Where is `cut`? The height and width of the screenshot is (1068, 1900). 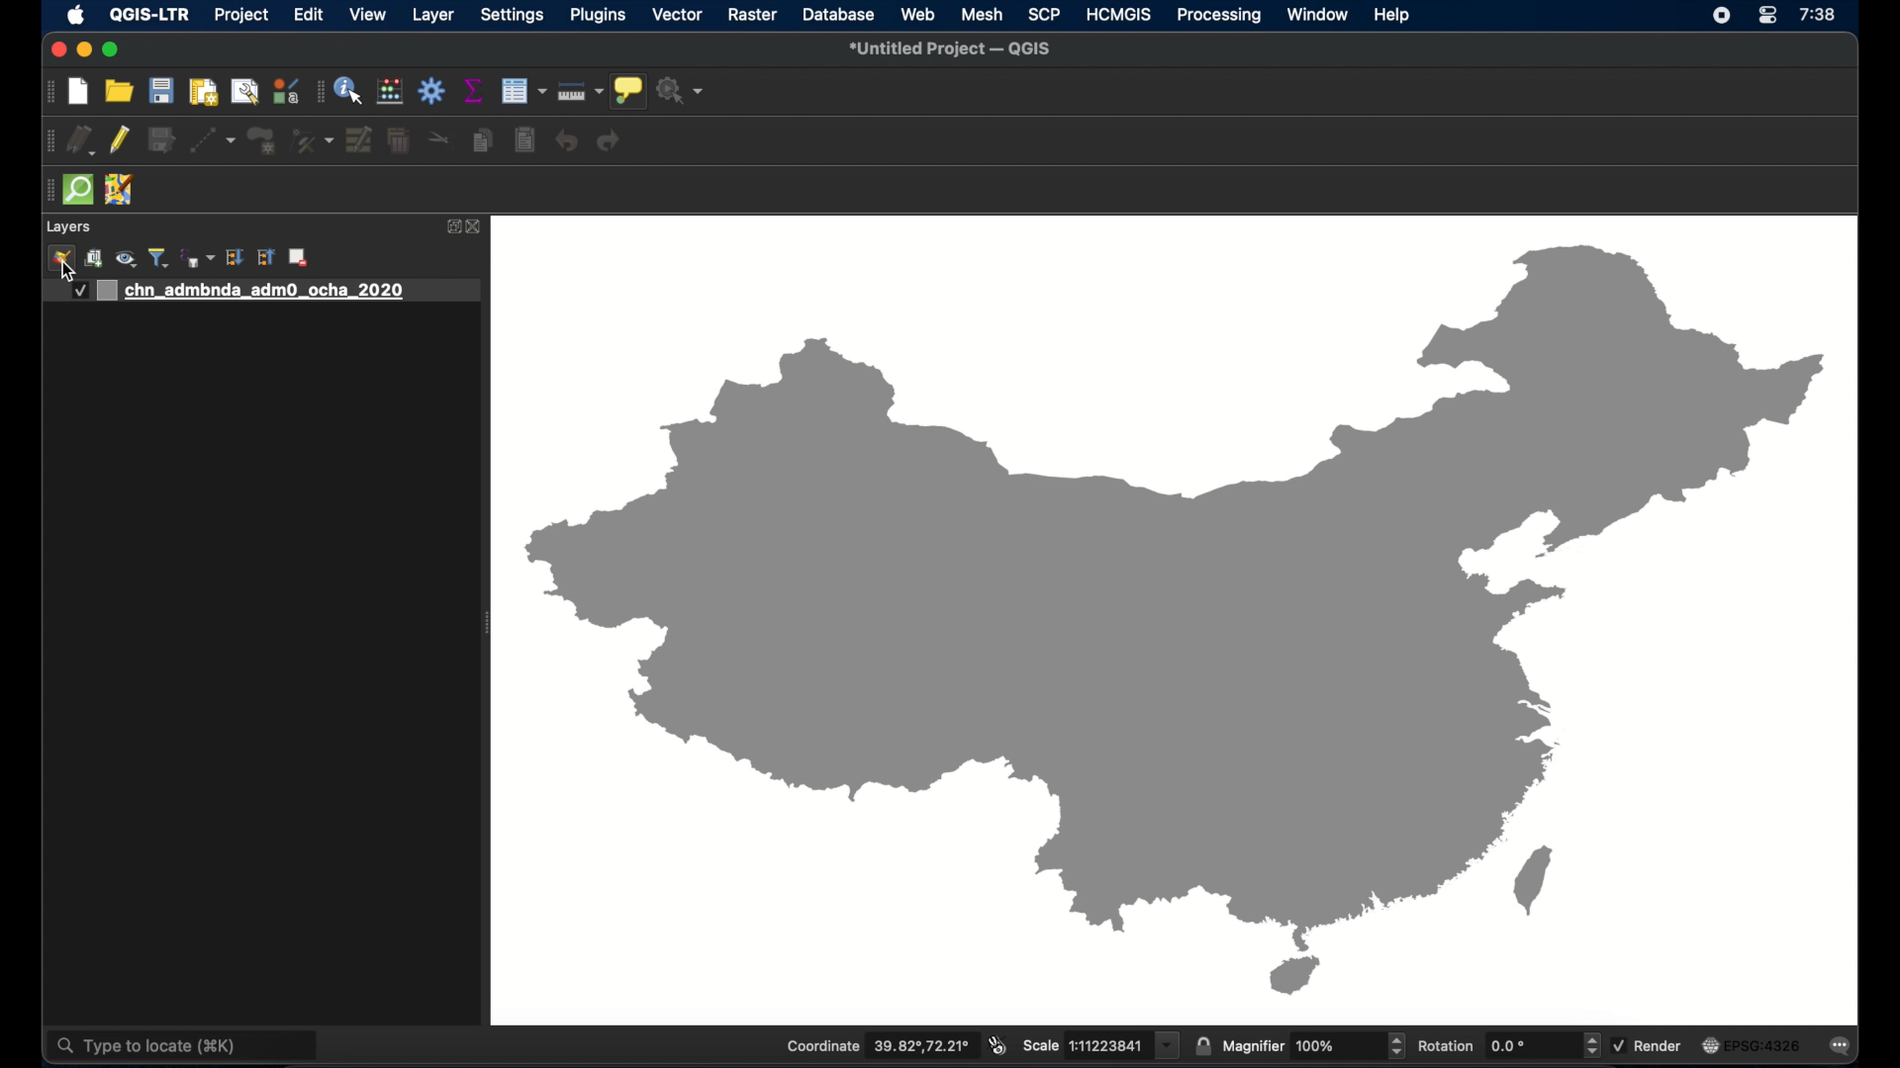
cut is located at coordinates (442, 136).